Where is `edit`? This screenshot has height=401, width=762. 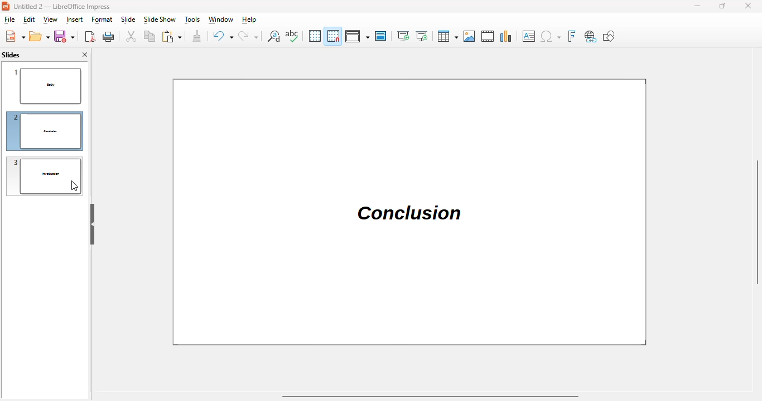
edit is located at coordinates (30, 19).